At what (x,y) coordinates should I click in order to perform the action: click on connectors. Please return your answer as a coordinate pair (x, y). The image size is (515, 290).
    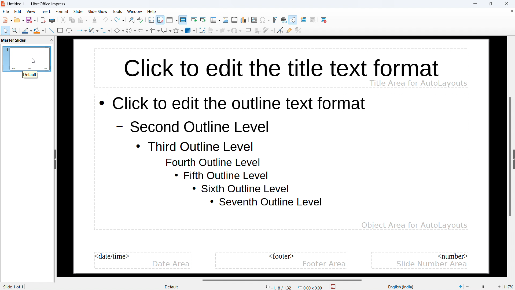
    Looking at the image, I should click on (106, 30).